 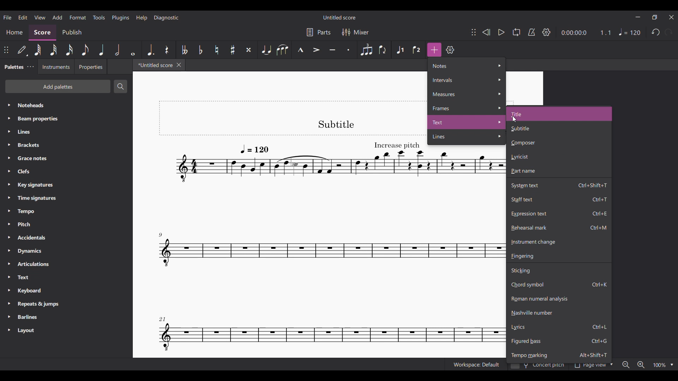 What do you see at coordinates (99, 17) in the screenshot?
I see `Tools menu` at bounding box center [99, 17].